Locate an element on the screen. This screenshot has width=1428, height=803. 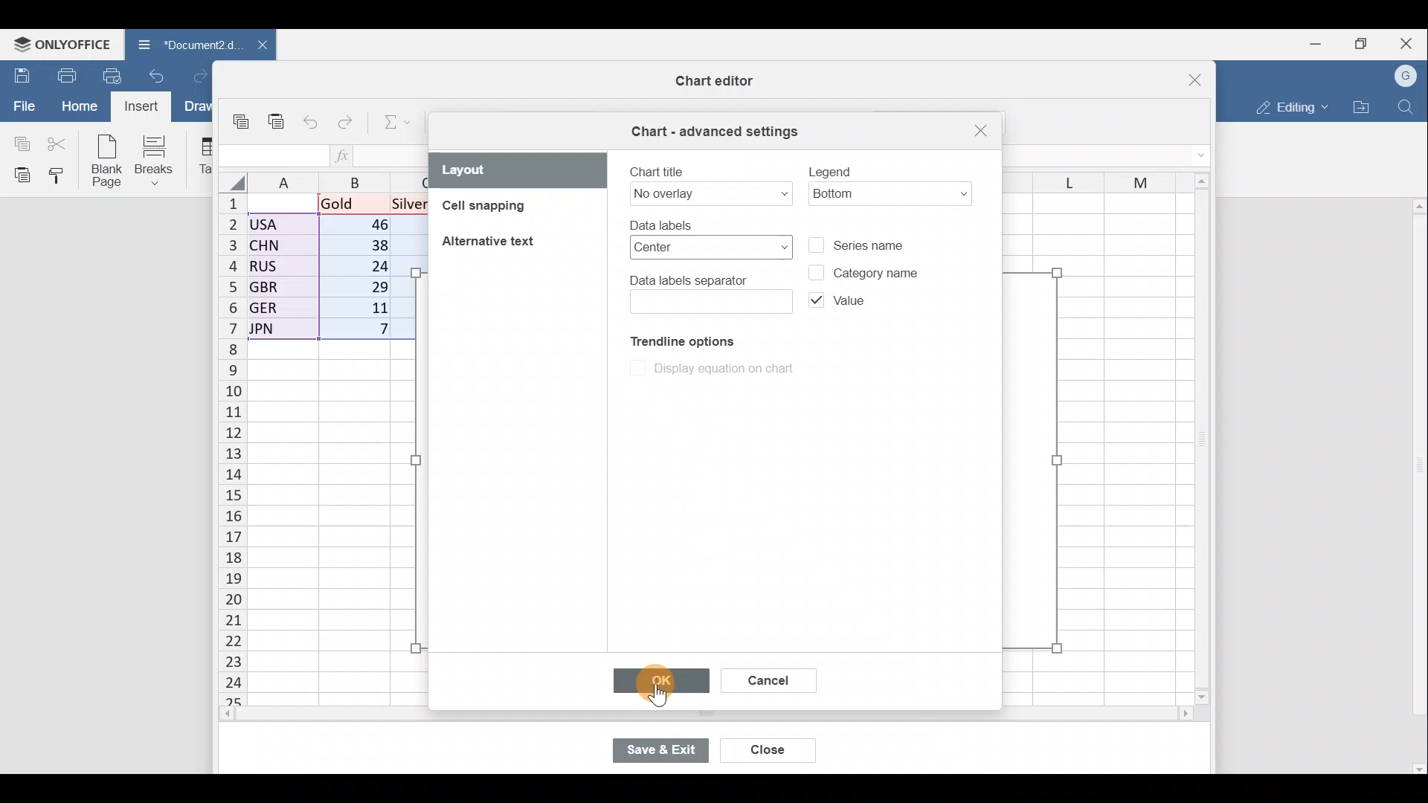
Document name is located at coordinates (184, 46).